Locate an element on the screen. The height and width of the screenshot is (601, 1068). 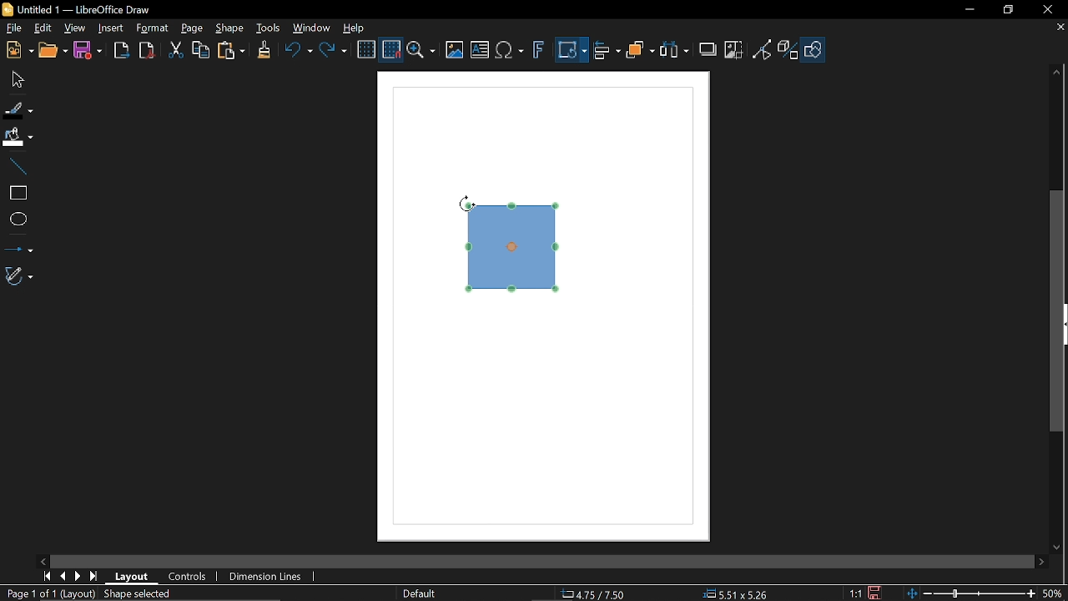
Curves and polygons is located at coordinates (18, 276).